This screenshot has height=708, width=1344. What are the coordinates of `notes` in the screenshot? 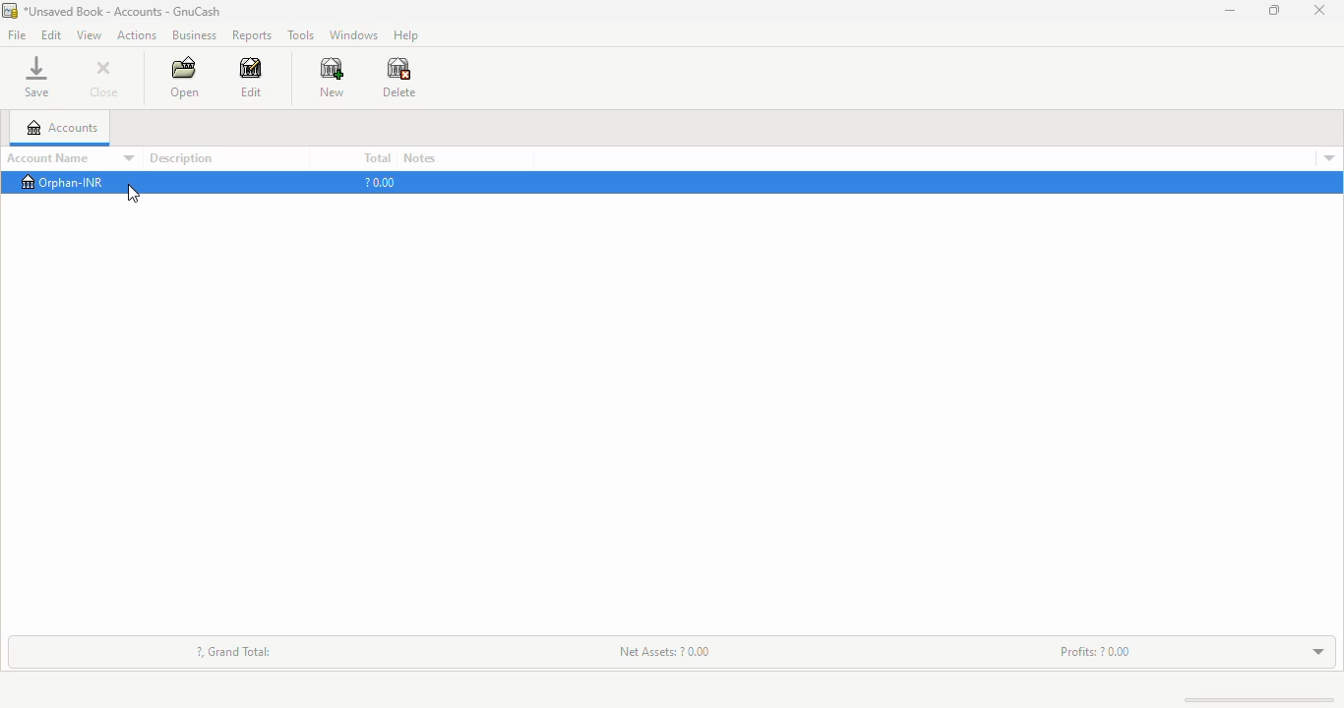 It's located at (420, 157).